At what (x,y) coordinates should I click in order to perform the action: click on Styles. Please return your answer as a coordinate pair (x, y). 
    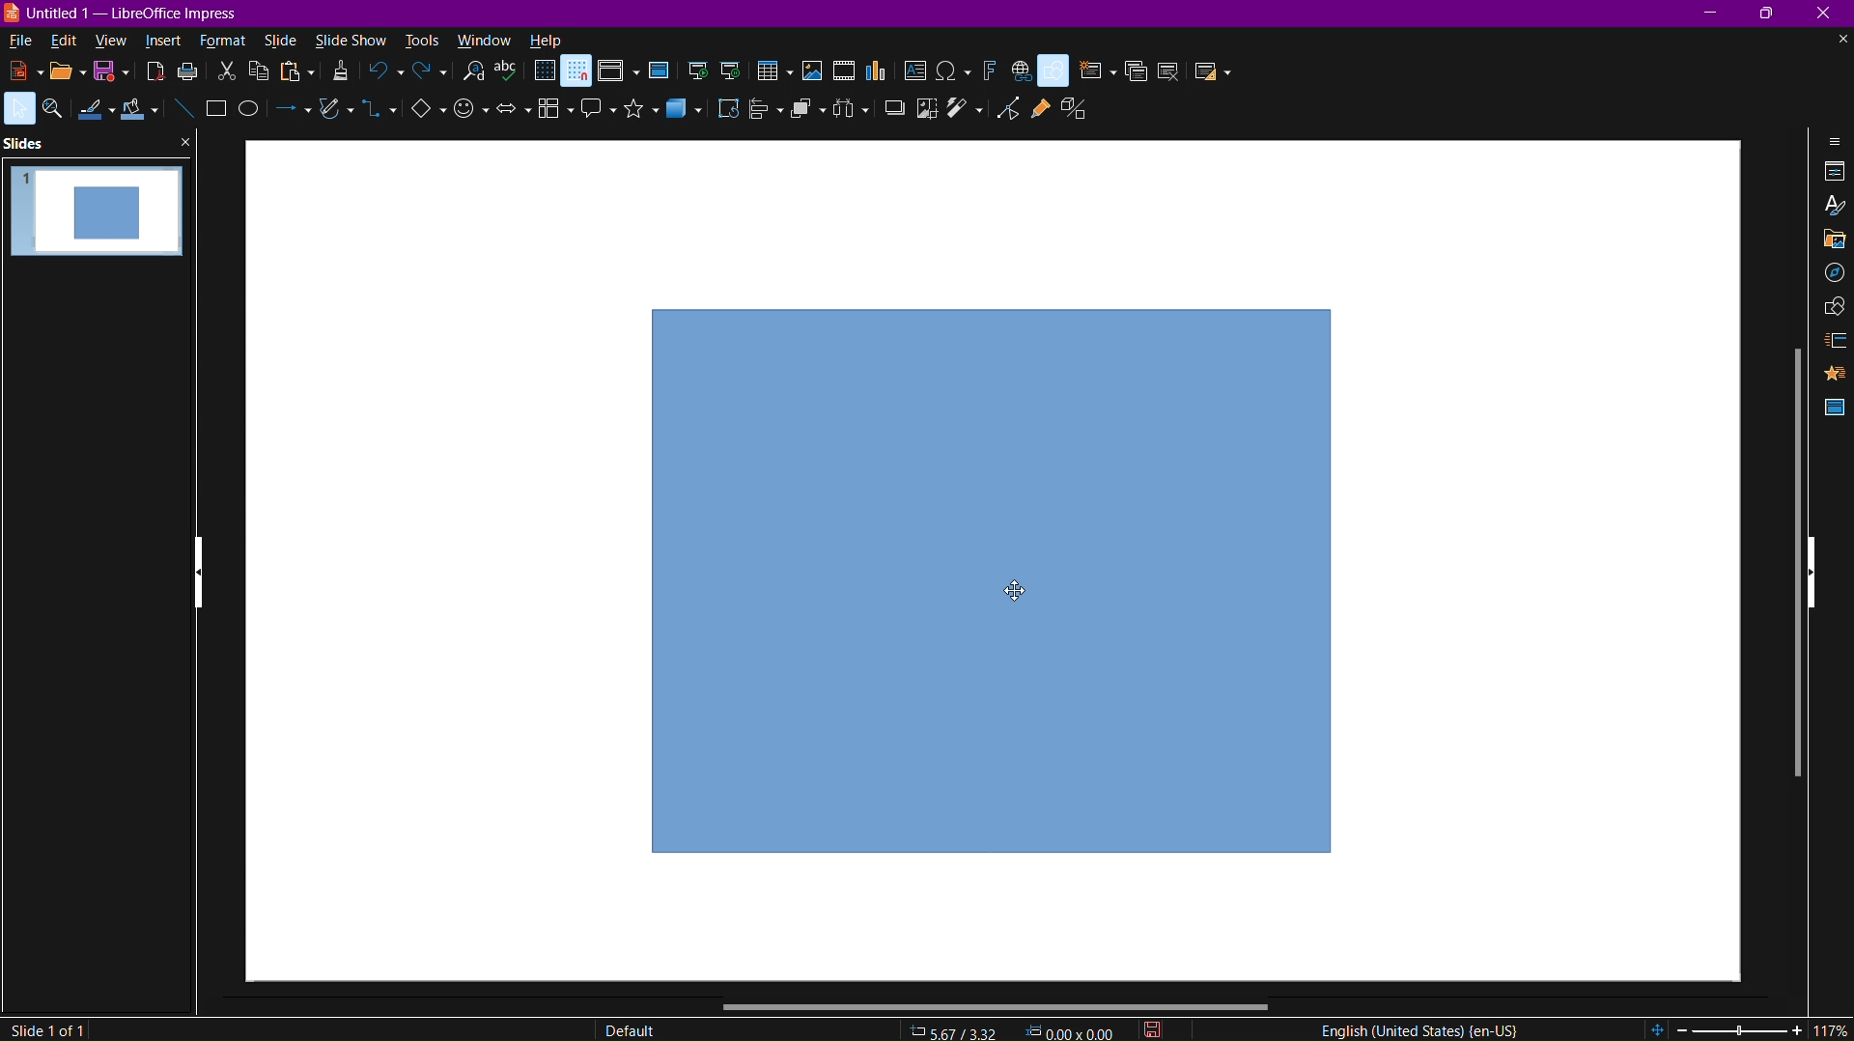
    Looking at the image, I should click on (1831, 207).